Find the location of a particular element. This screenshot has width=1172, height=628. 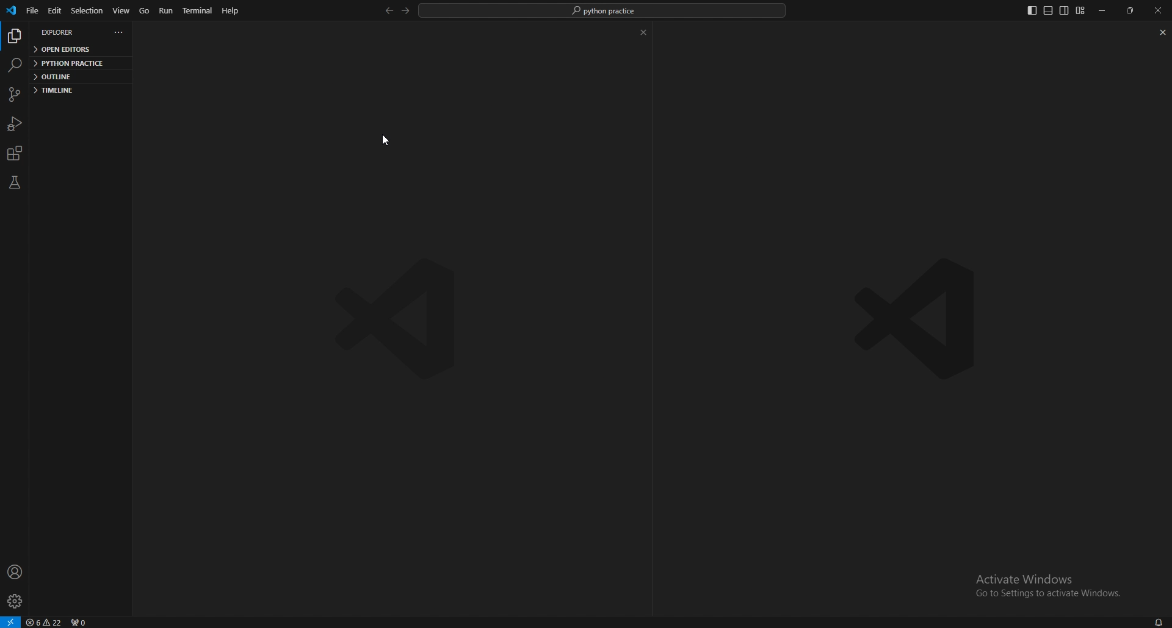

remote window is located at coordinates (11, 621).